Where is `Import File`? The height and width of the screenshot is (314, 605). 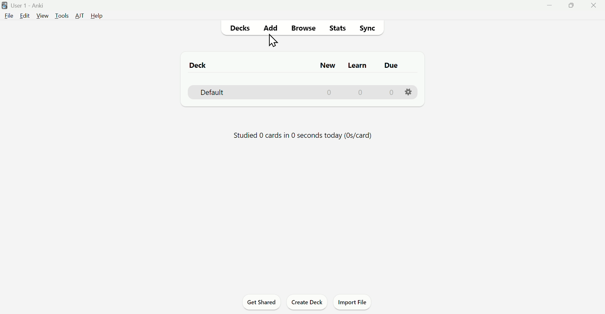 Import File is located at coordinates (353, 302).